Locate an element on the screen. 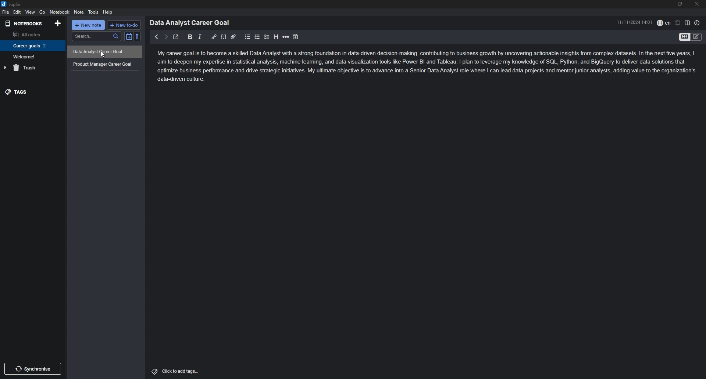  + new note is located at coordinates (88, 25).